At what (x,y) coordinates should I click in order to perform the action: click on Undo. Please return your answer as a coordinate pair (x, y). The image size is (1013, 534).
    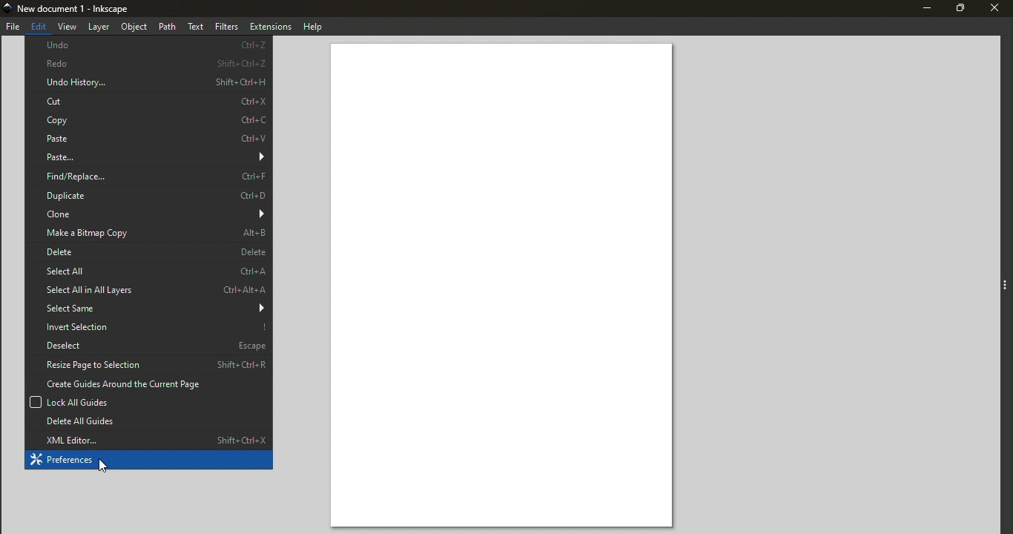
    Looking at the image, I should click on (149, 46).